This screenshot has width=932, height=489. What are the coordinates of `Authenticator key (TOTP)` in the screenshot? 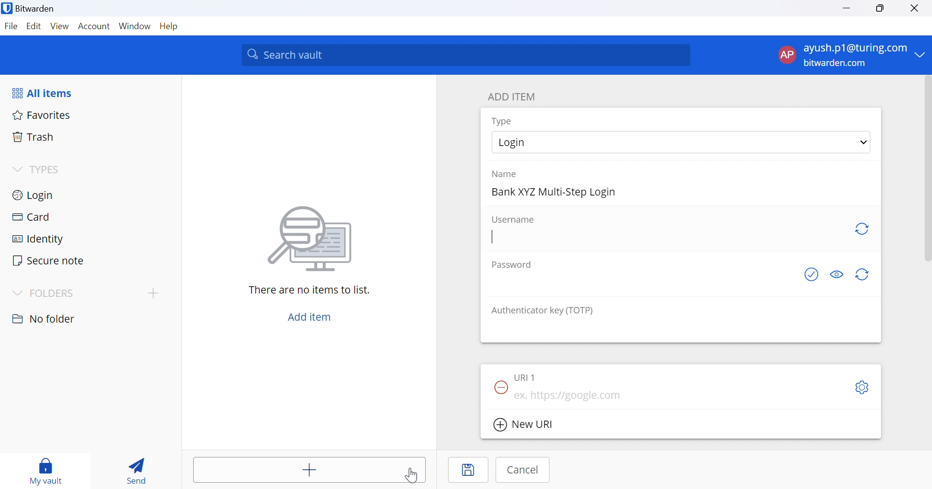 It's located at (542, 311).